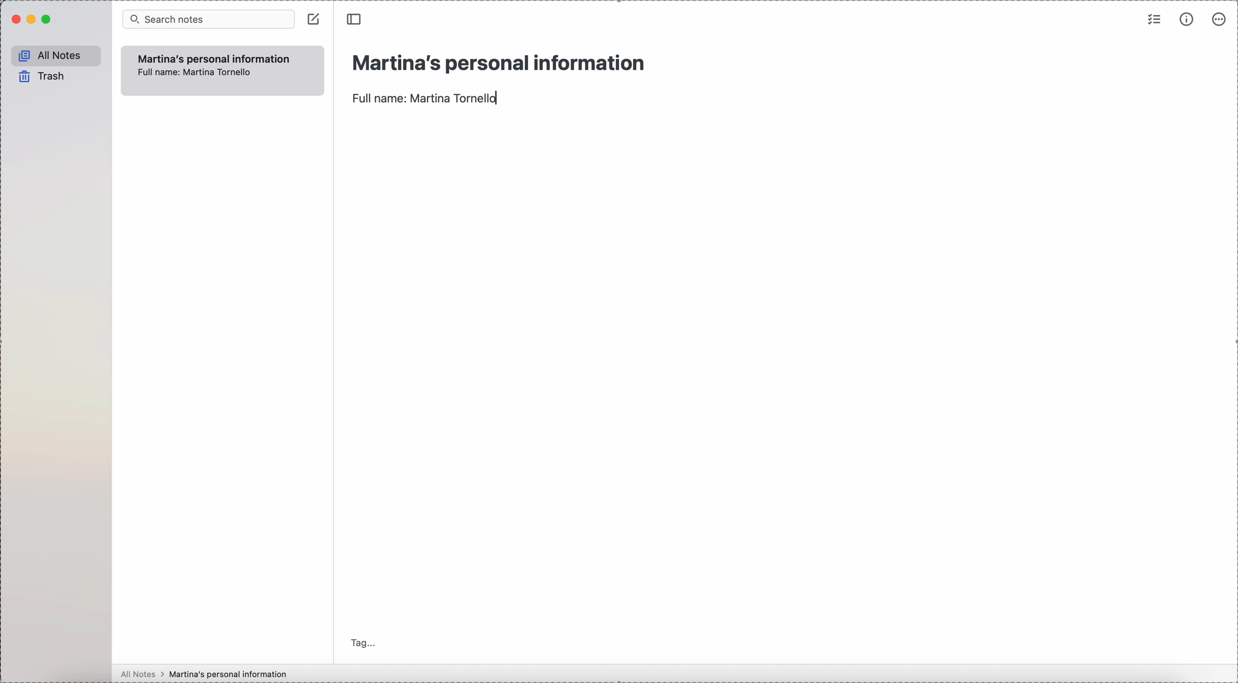  Describe the element at coordinates (315, 19) in the screenshot. I see `create note` at that location.